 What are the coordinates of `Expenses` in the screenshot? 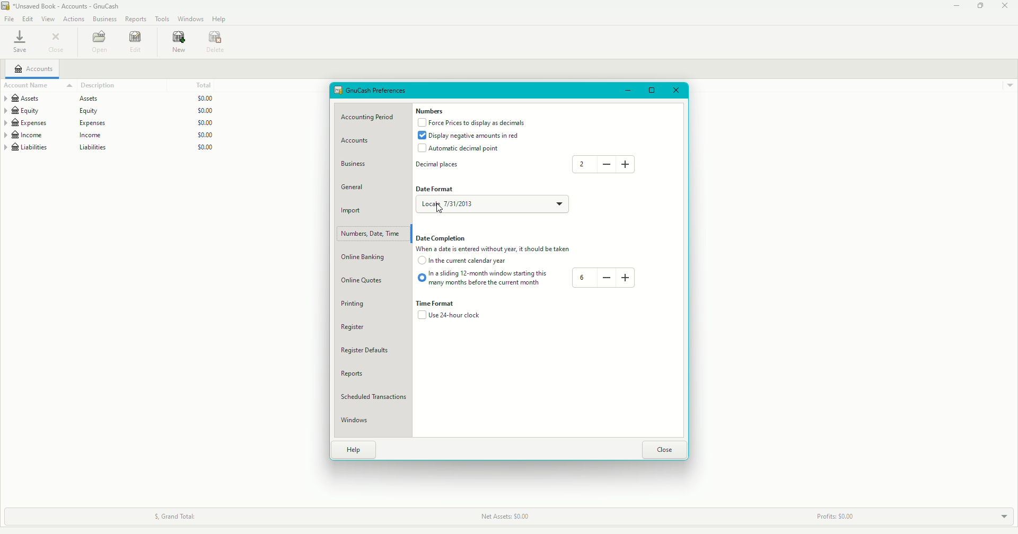 It's located at (110, 123).